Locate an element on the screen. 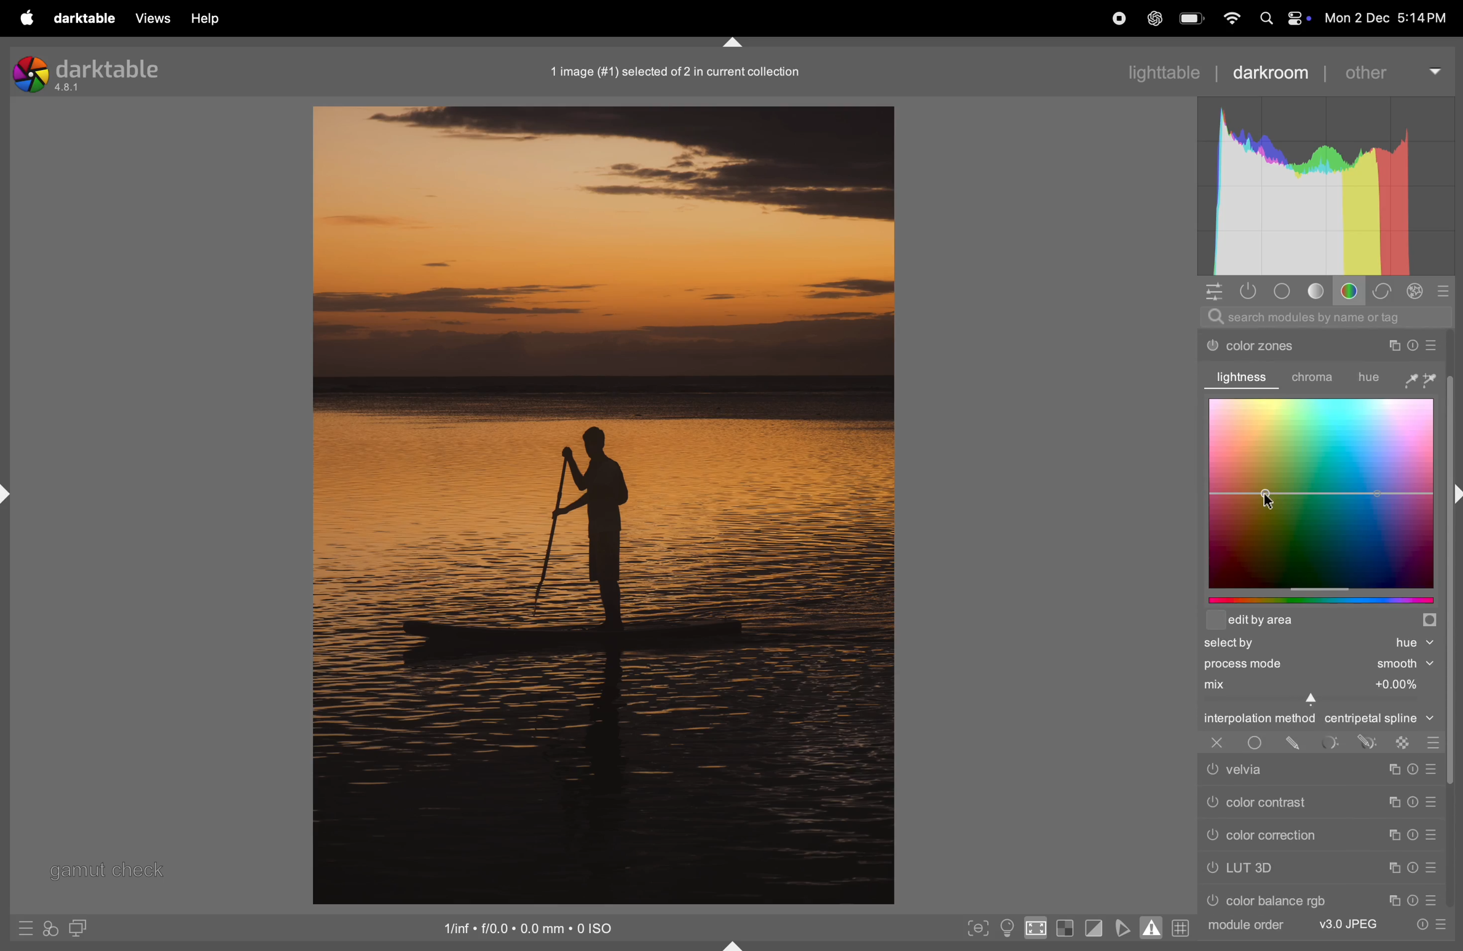  Histogram is located at coordinates (1328, 184).